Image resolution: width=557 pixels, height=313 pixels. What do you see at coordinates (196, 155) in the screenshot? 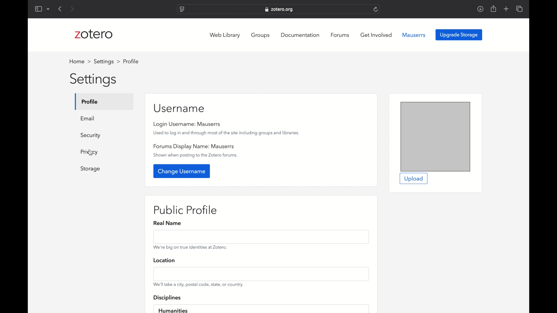
I see `show when posting to the zotero forums` at bounding box center [196, 155].